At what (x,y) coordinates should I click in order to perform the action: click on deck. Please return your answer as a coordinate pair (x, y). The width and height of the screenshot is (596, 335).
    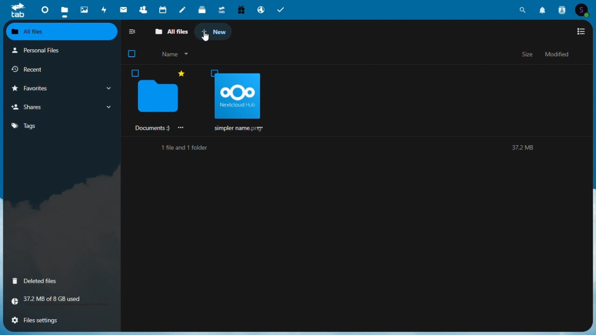
    Looking at the image, I should click on (203, 9).